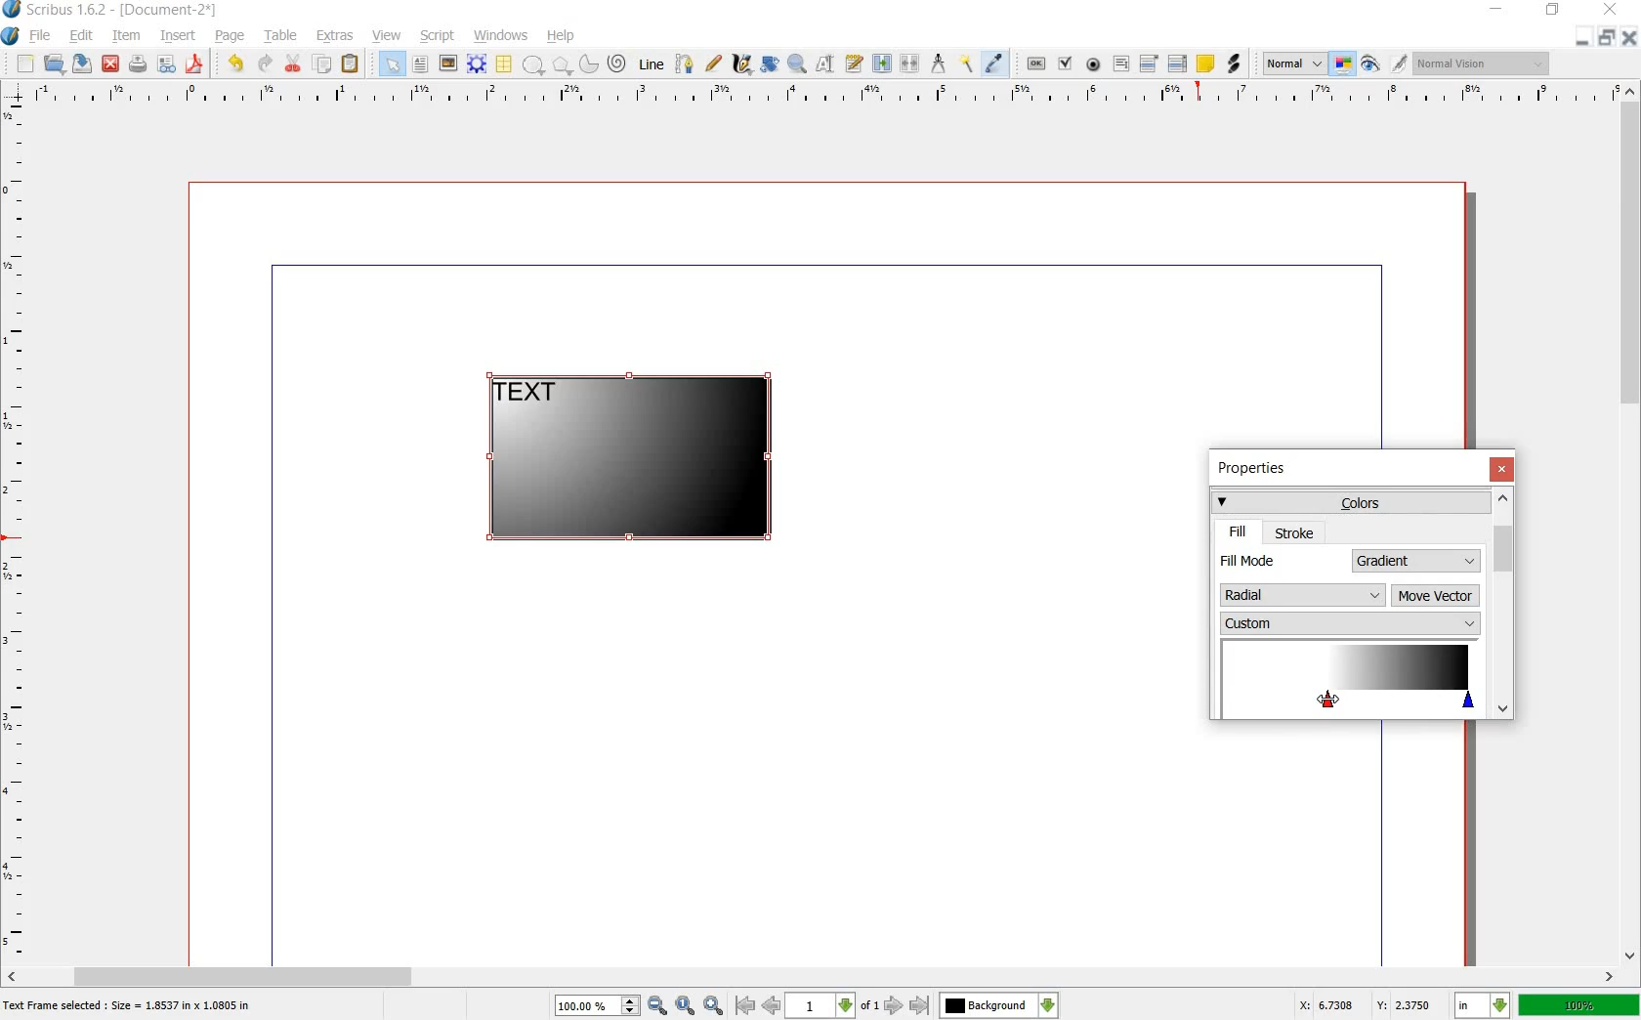 The image size is (1641, 1020). I want to click on zoom in or out, so click(796, 65).